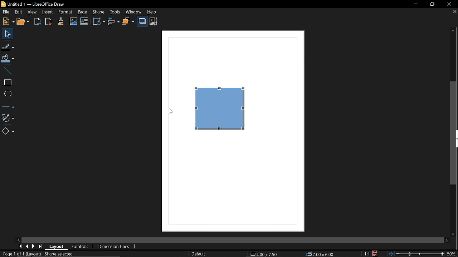  Describe the element at coordinates (9, 131) in the screenshot. I see `Basic shapes` at that location.